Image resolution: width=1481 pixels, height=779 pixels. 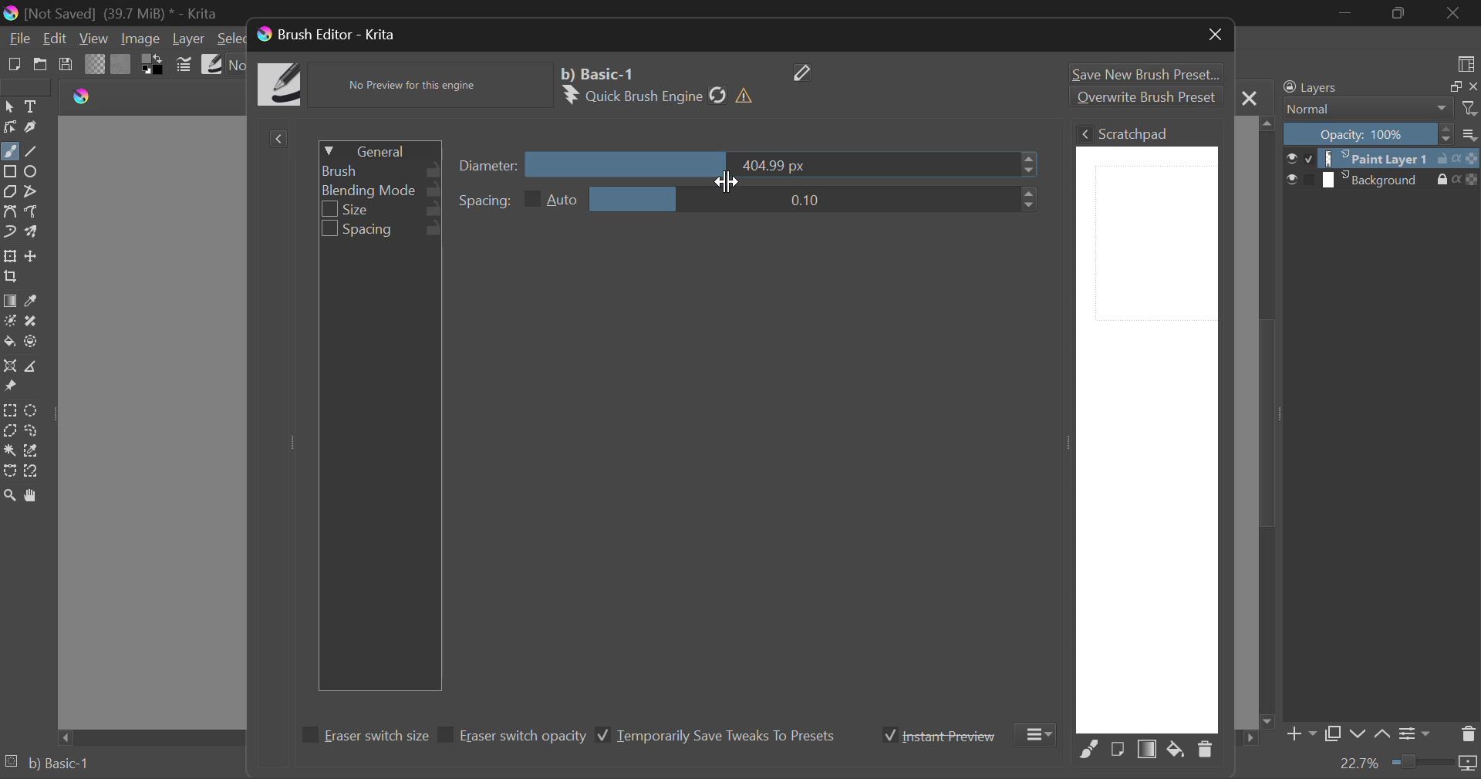 I want to click on View, so click(x=94, y=39).